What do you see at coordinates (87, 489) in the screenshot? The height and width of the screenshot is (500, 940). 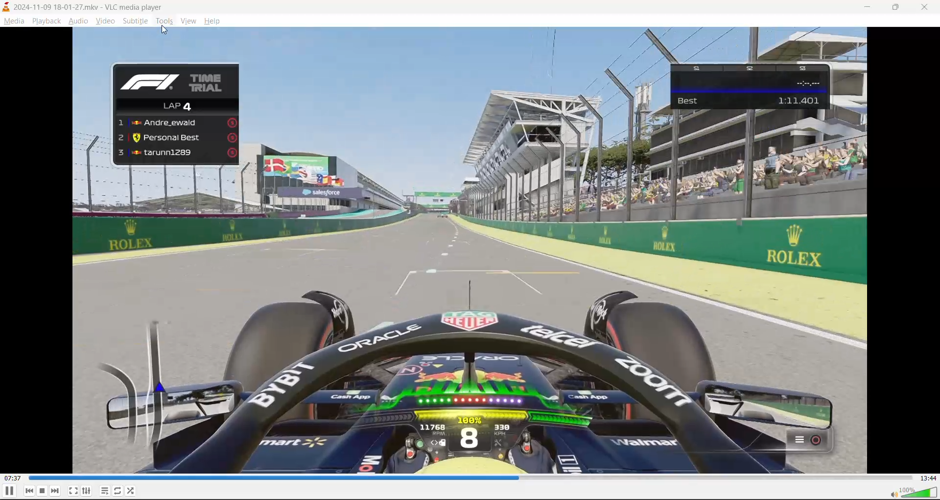 I see `settings` at bounding box center [87, 489].